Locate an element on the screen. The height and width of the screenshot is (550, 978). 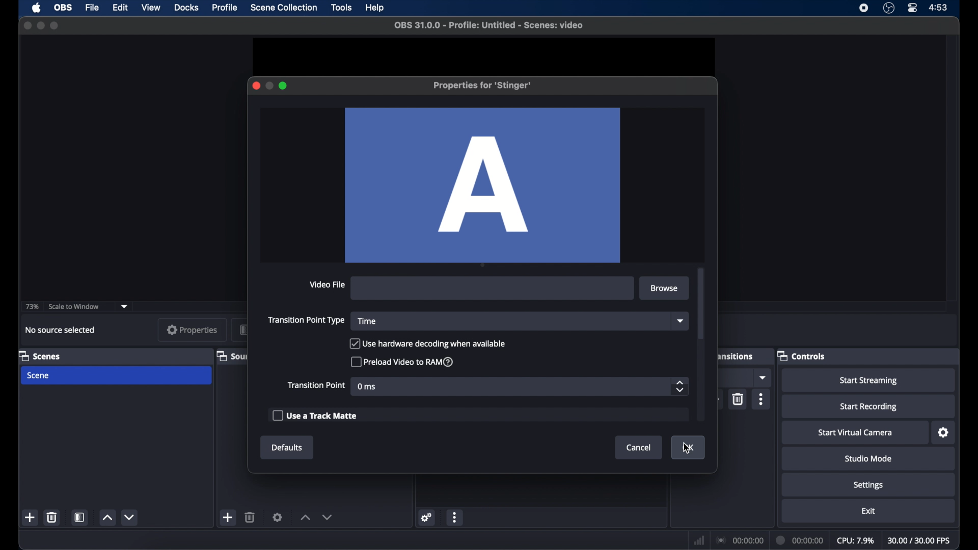
scale to window is located at coordinates (75, 307).